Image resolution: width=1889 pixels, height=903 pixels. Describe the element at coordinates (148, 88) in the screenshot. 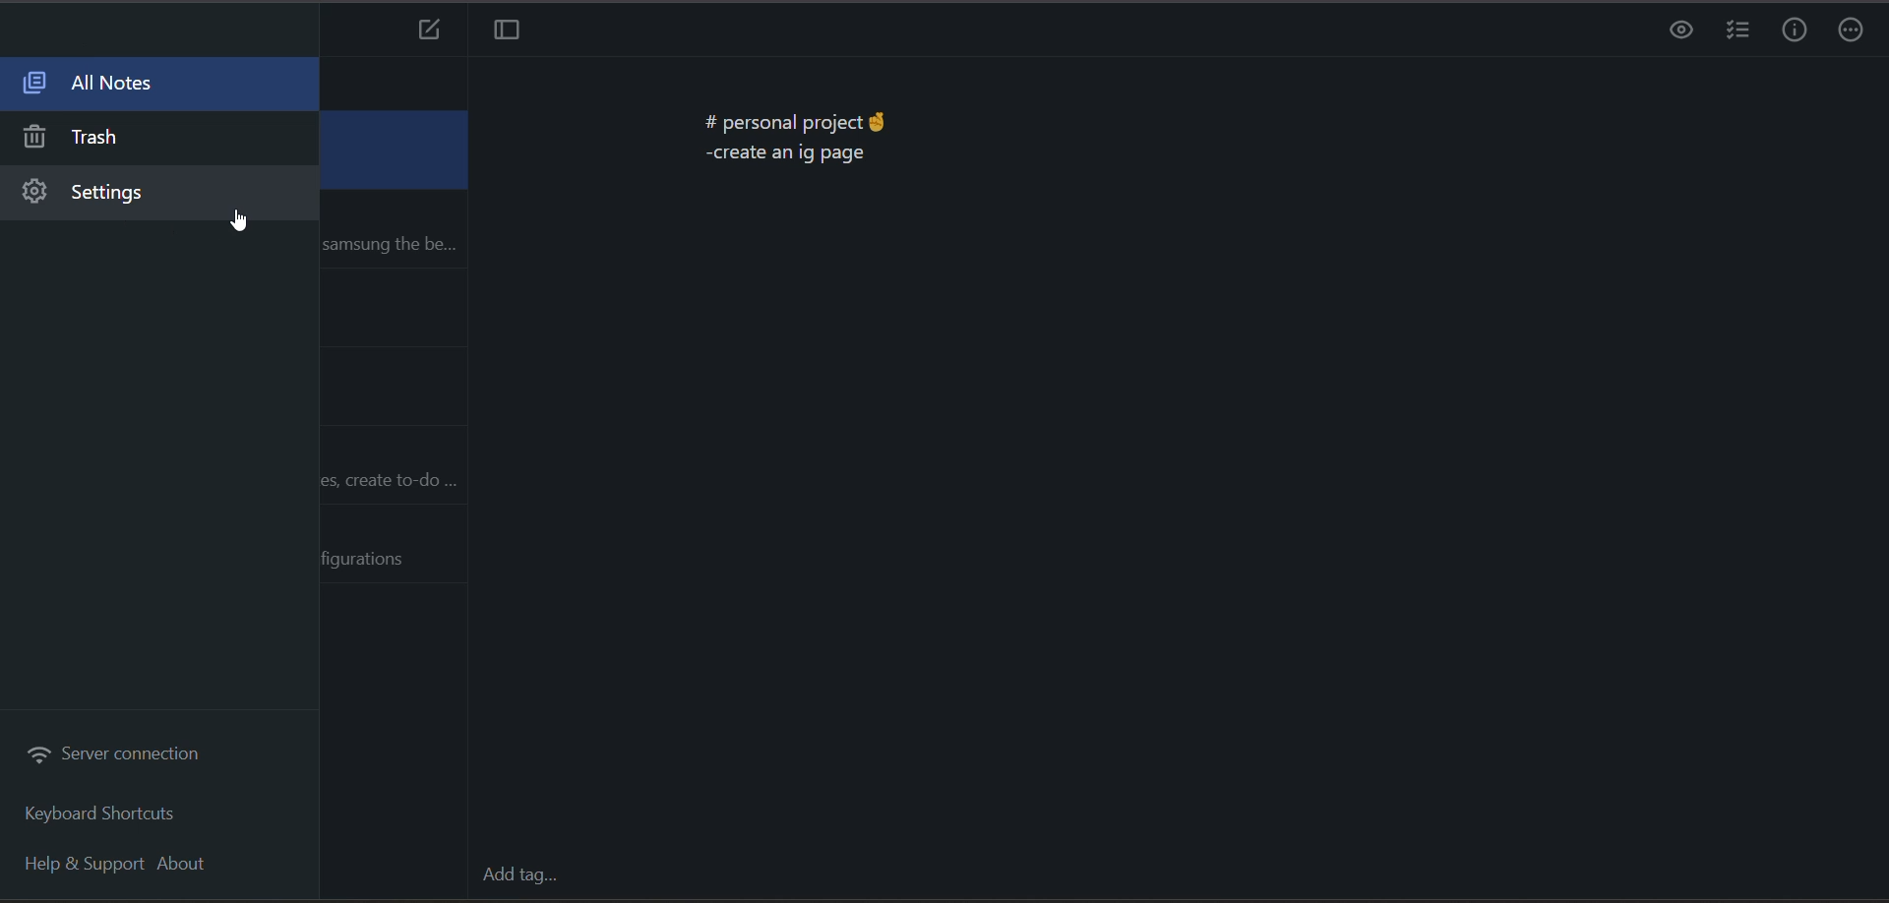

I see `all notes` at that location.